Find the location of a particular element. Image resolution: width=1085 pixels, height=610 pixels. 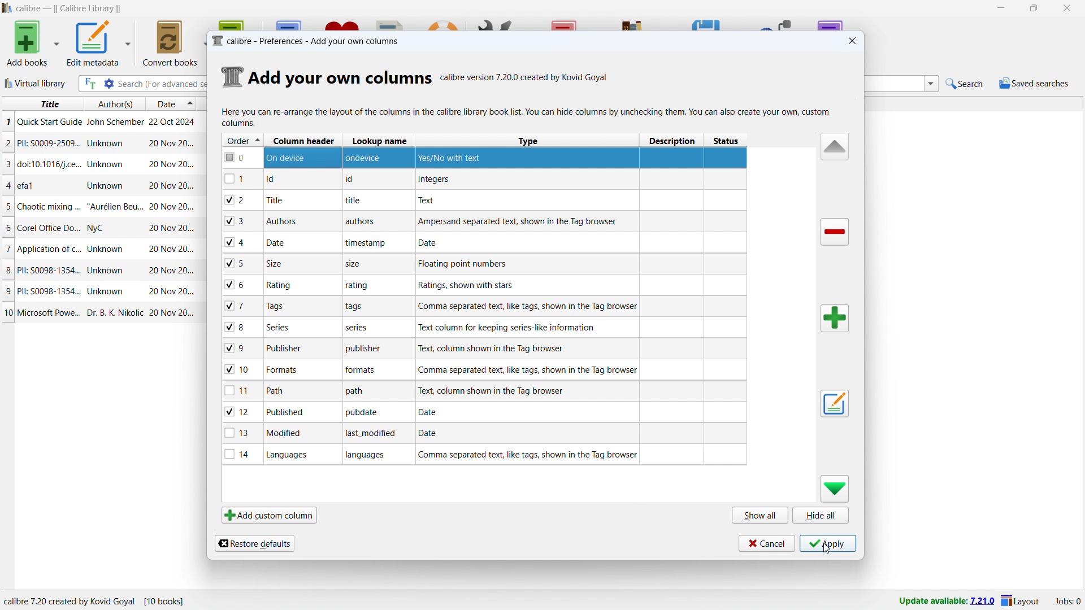

Formats formats. Comma separated text, like tags, shown in the Tag browser is located at coordinates (479, 368).